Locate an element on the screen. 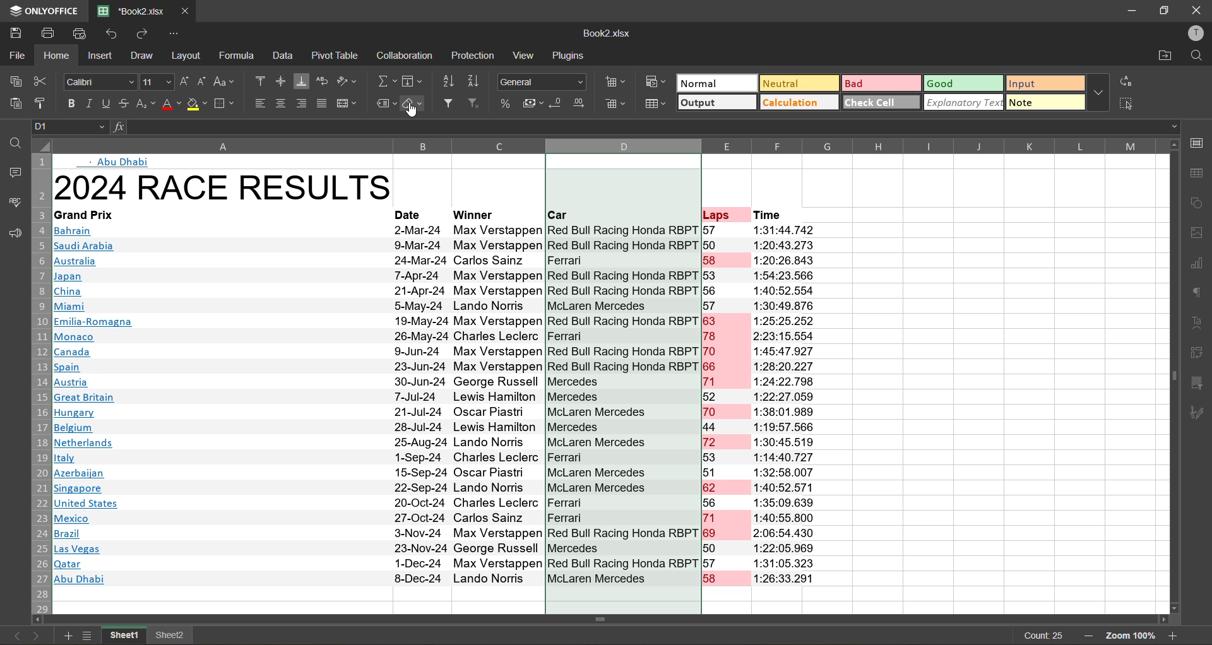  insert cells is located at coordinates (614, 83).